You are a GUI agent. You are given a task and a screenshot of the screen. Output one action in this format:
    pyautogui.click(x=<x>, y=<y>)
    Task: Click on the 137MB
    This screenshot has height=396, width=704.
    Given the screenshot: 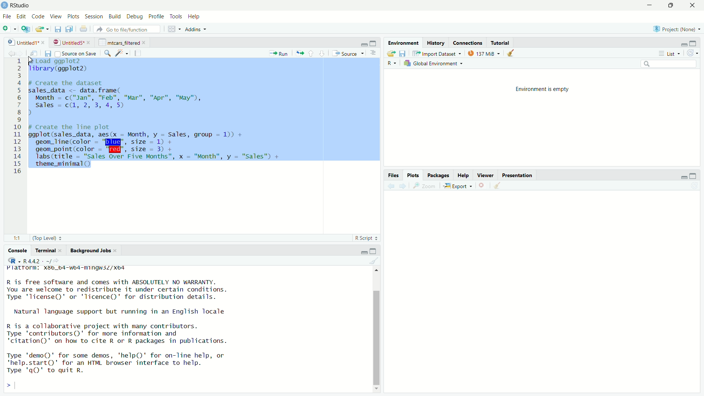 What is the action you would take?
    pyautogui.click(x=483, y=53)
    